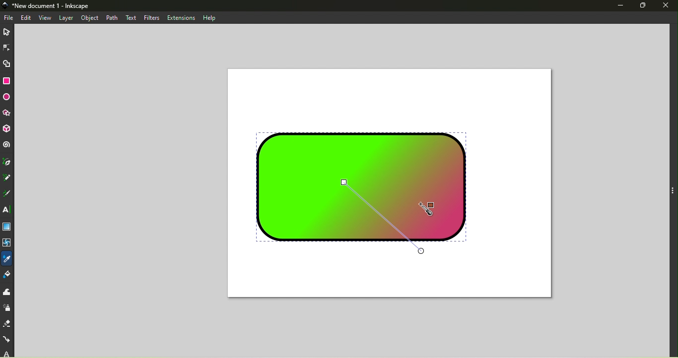 The image size is (678, 358). I want to click on Pencil, so click(8, 179).